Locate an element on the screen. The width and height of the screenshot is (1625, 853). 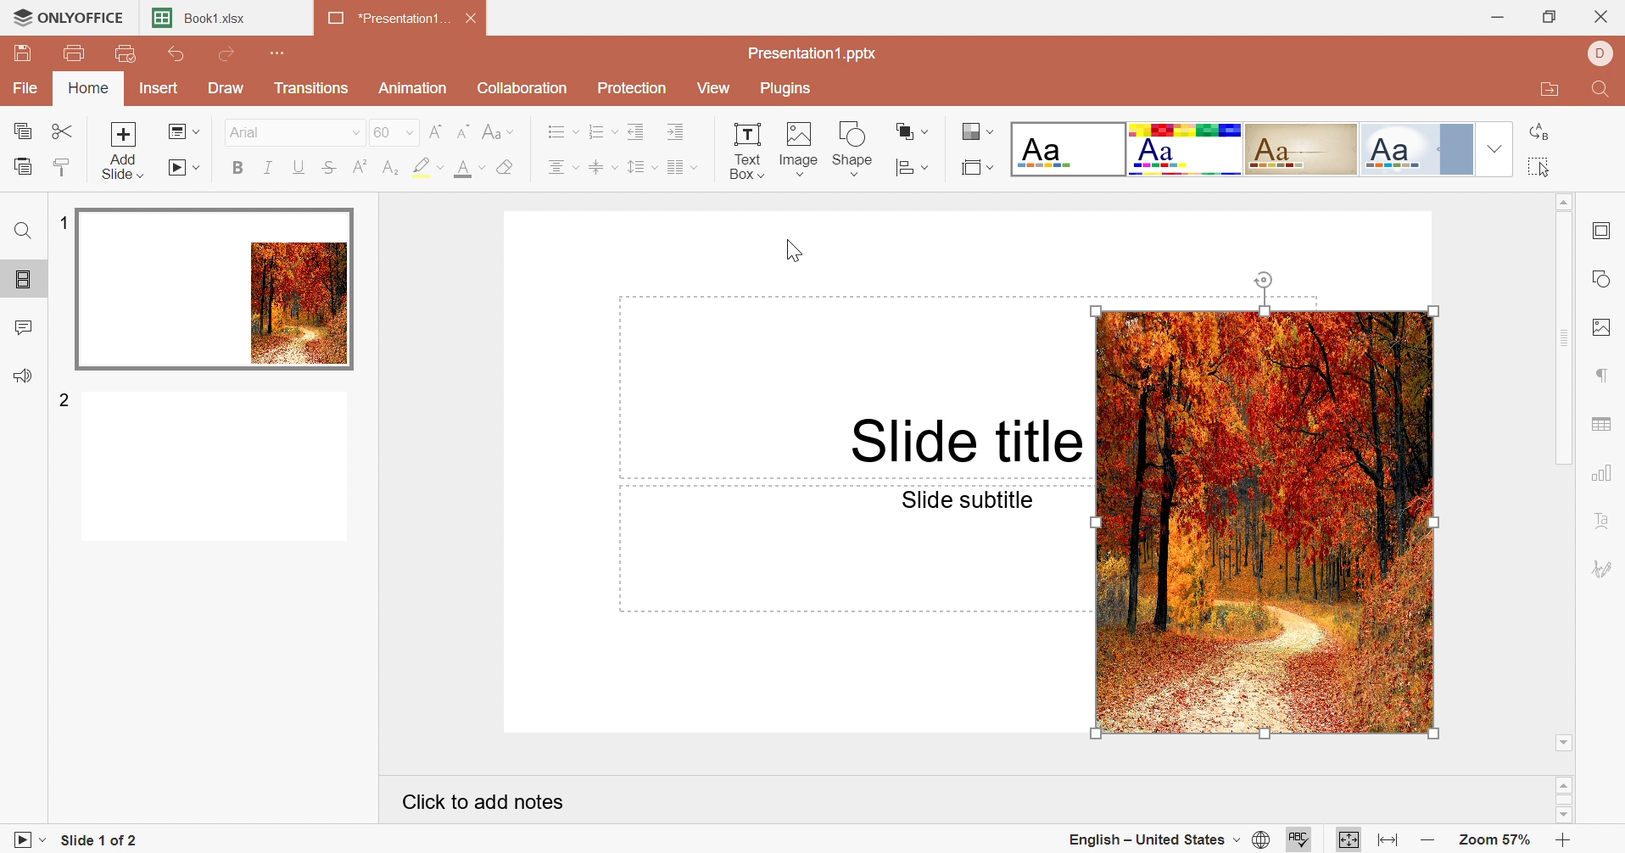
Protection is located at coordinates (636, 89).